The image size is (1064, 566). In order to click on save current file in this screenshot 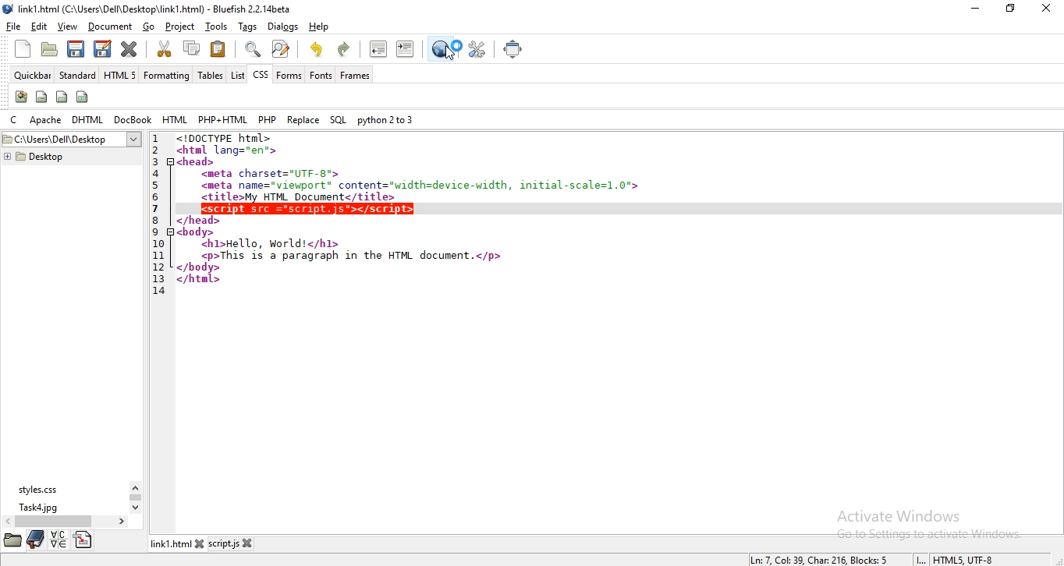, I will do `click(75, 50)`.